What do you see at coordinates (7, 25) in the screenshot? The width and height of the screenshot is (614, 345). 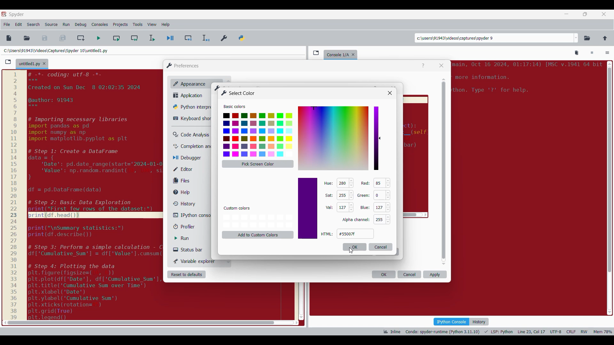 I see `File menu ` at bounding box center [7, 25].